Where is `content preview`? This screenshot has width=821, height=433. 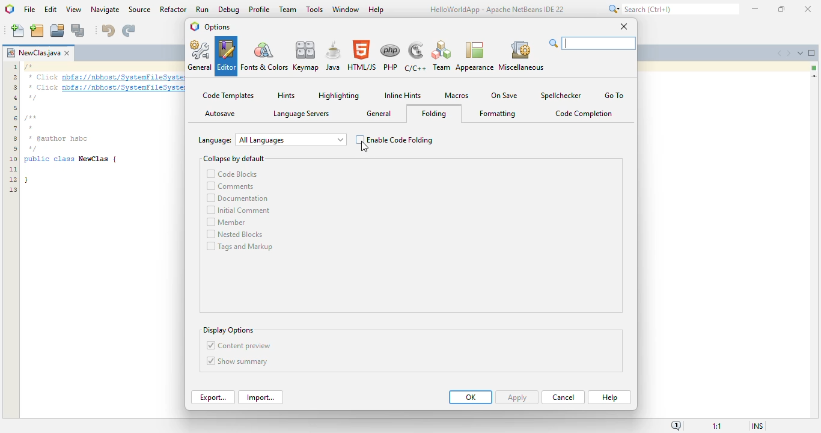
content preview is located at coordinates (245, 345).